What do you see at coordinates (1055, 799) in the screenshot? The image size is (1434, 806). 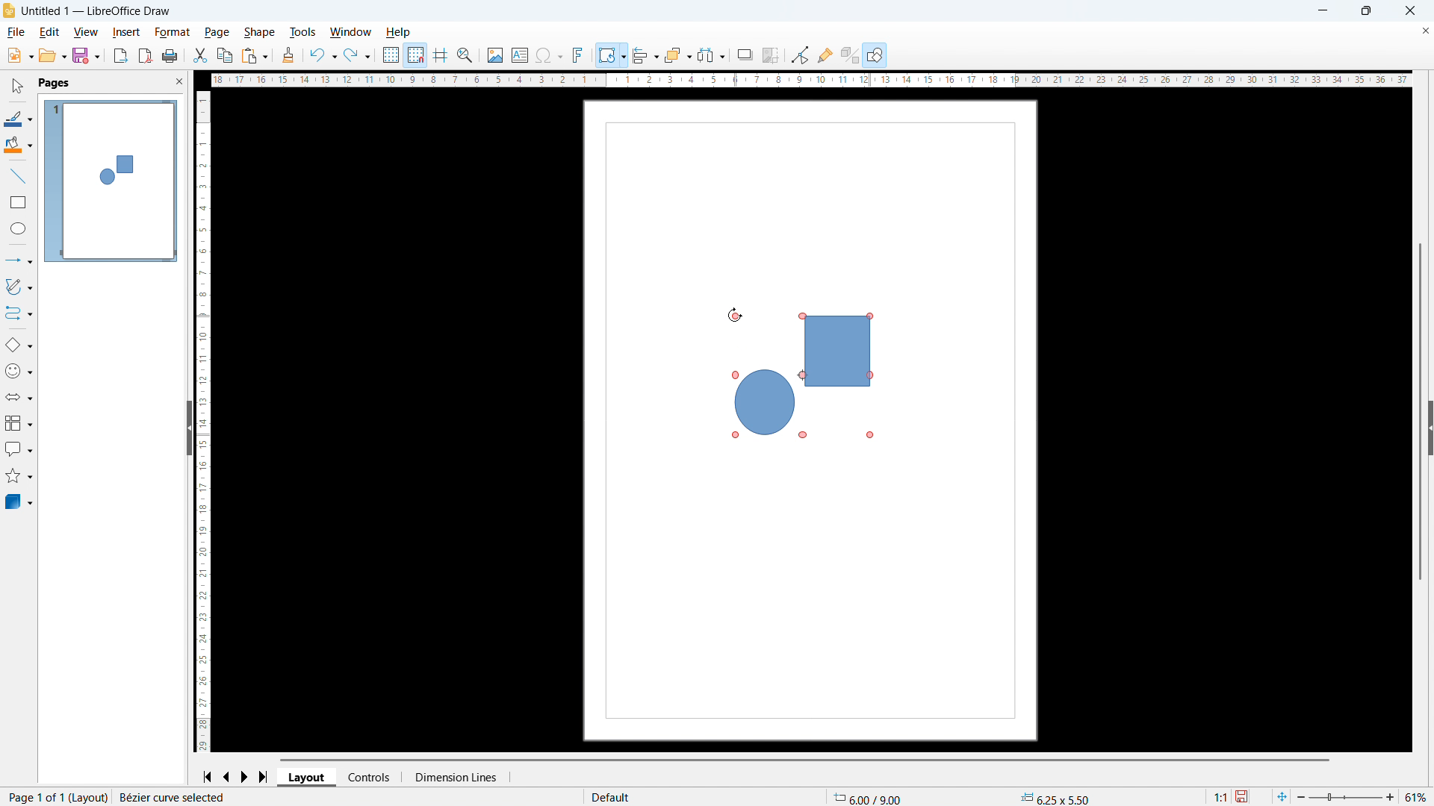 I see `Object dimensions ` at bounding box center [1055, 799].